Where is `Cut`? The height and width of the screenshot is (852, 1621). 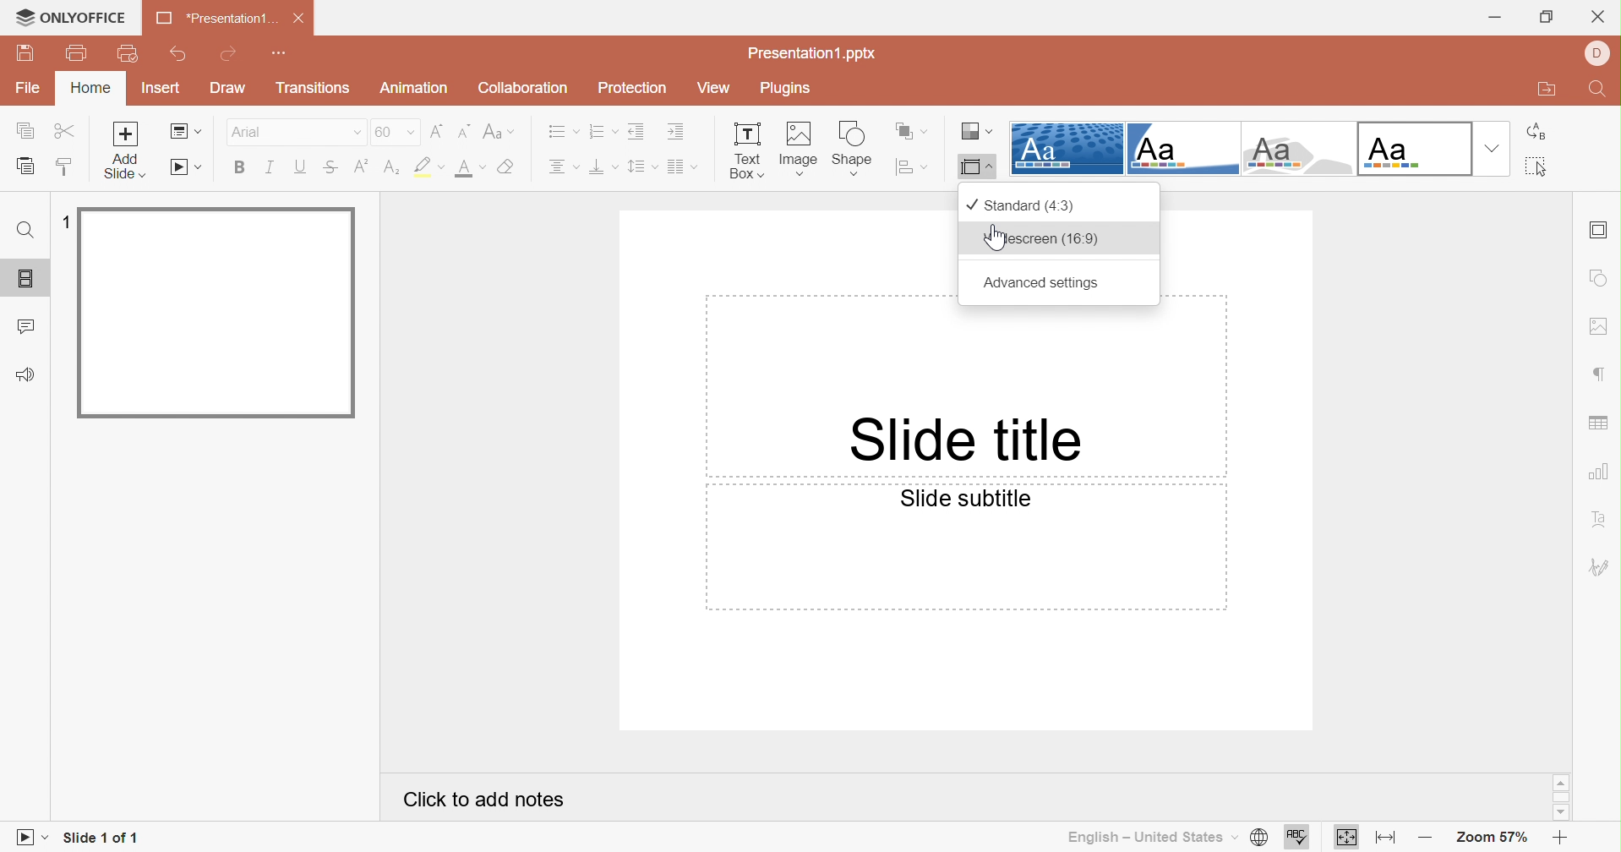
Cut is located at coordinates (63, 129).